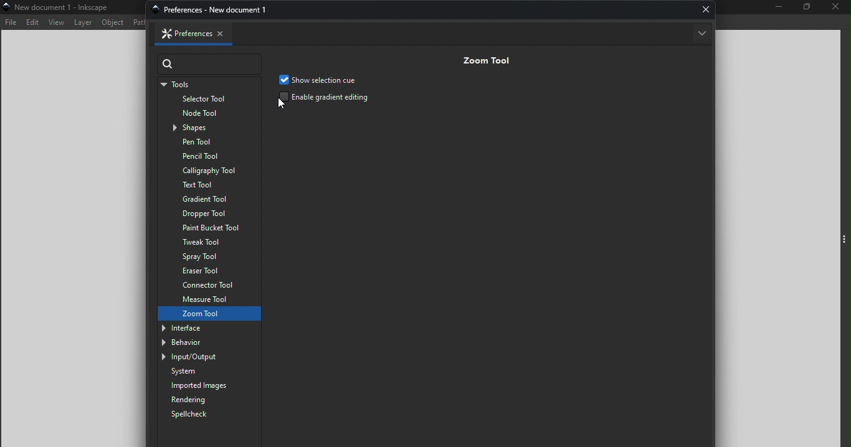  I want to click on Layer, so click(82, 24).